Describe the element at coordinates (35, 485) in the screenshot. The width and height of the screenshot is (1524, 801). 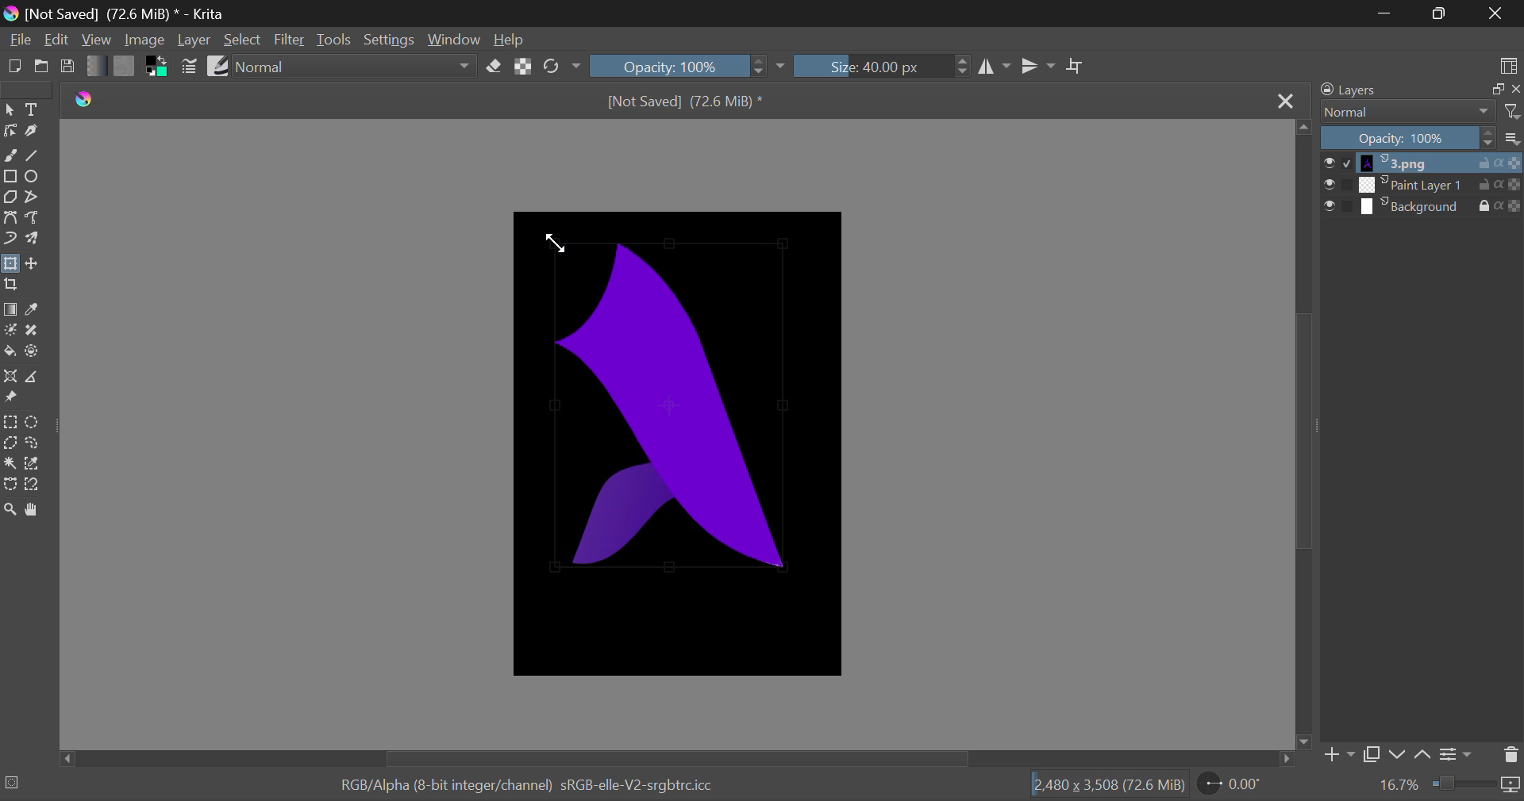
I see `Magnetic Curve Selection` at that location.